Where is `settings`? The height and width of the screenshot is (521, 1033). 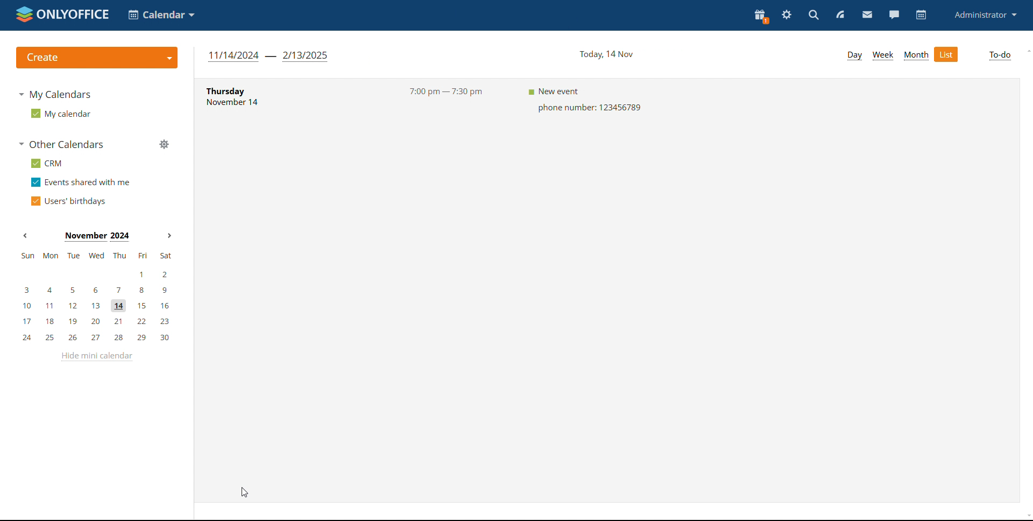 settings is located at coordinates (787, 14).